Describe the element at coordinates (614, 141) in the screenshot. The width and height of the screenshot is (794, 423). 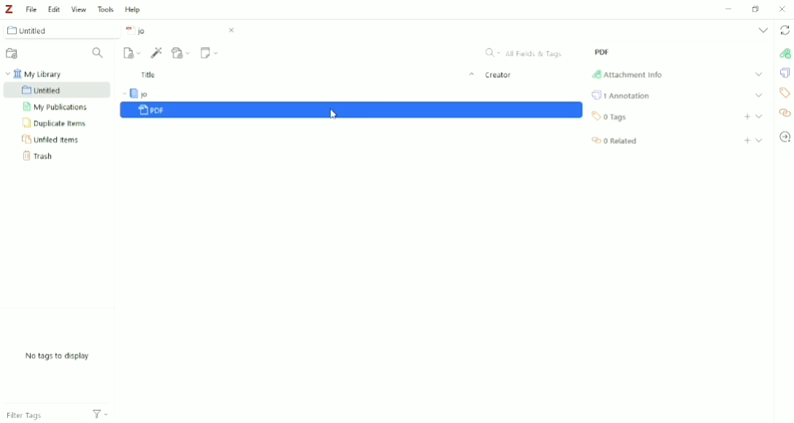
I see `Related` at that location.